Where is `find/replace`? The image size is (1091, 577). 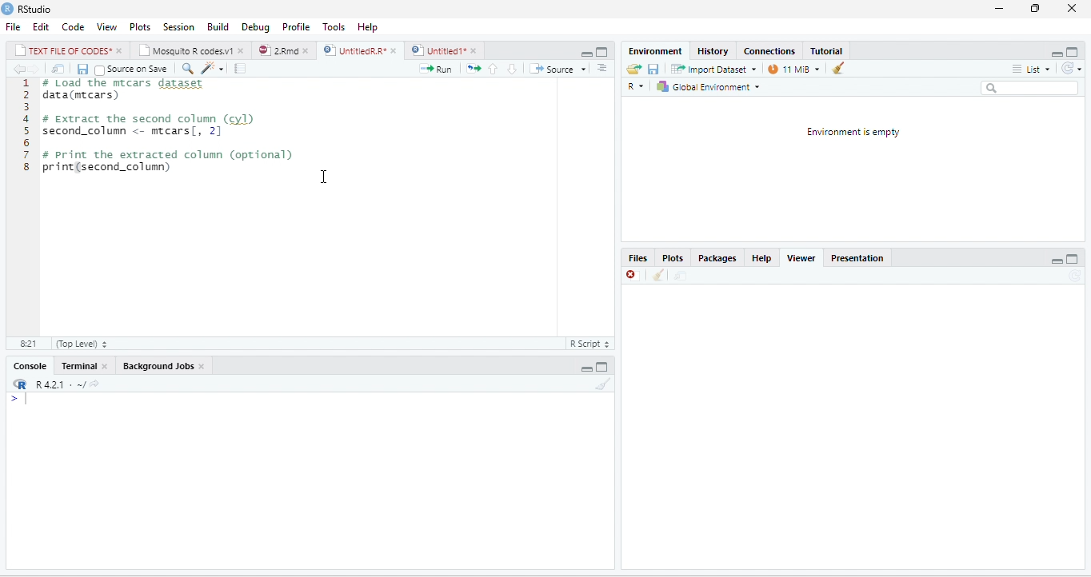 find/replace is located at coordinates (186, 68).